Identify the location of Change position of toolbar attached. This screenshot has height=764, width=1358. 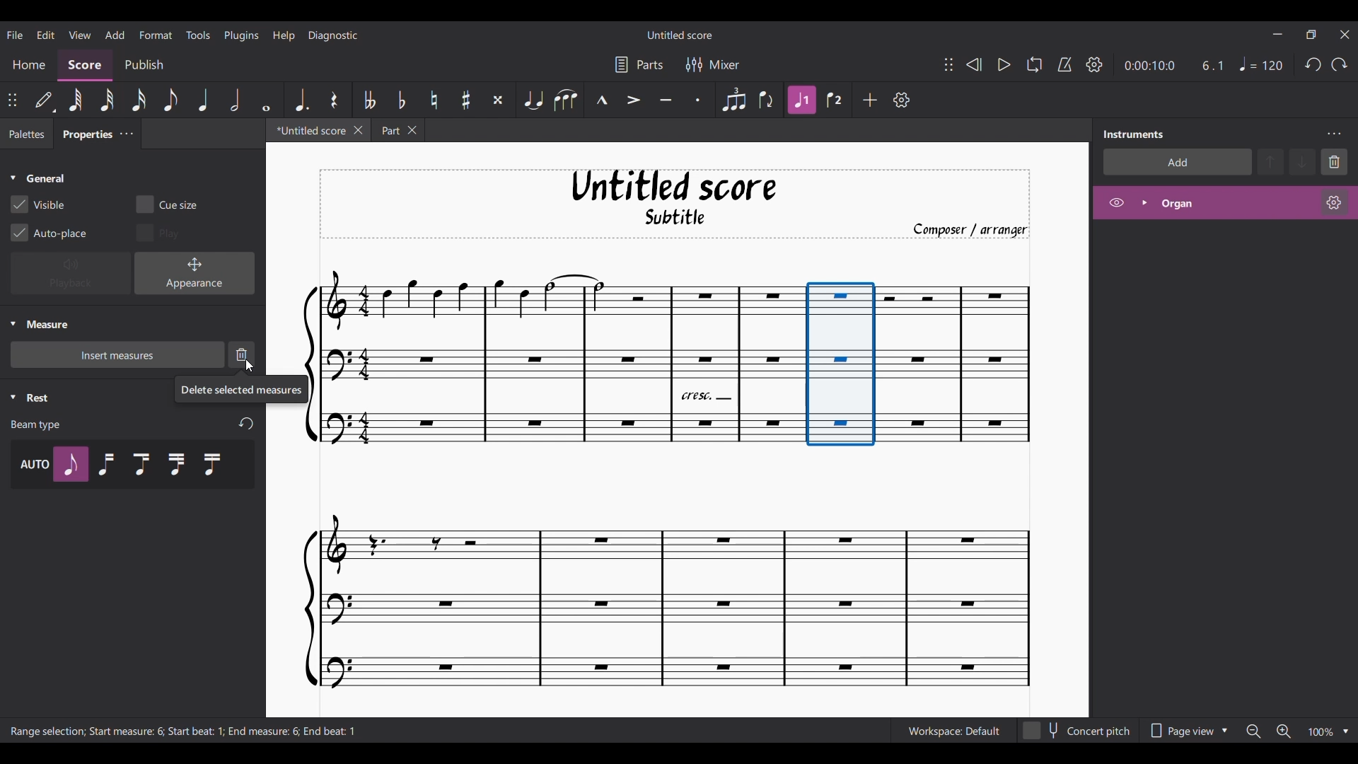
(11, 100).